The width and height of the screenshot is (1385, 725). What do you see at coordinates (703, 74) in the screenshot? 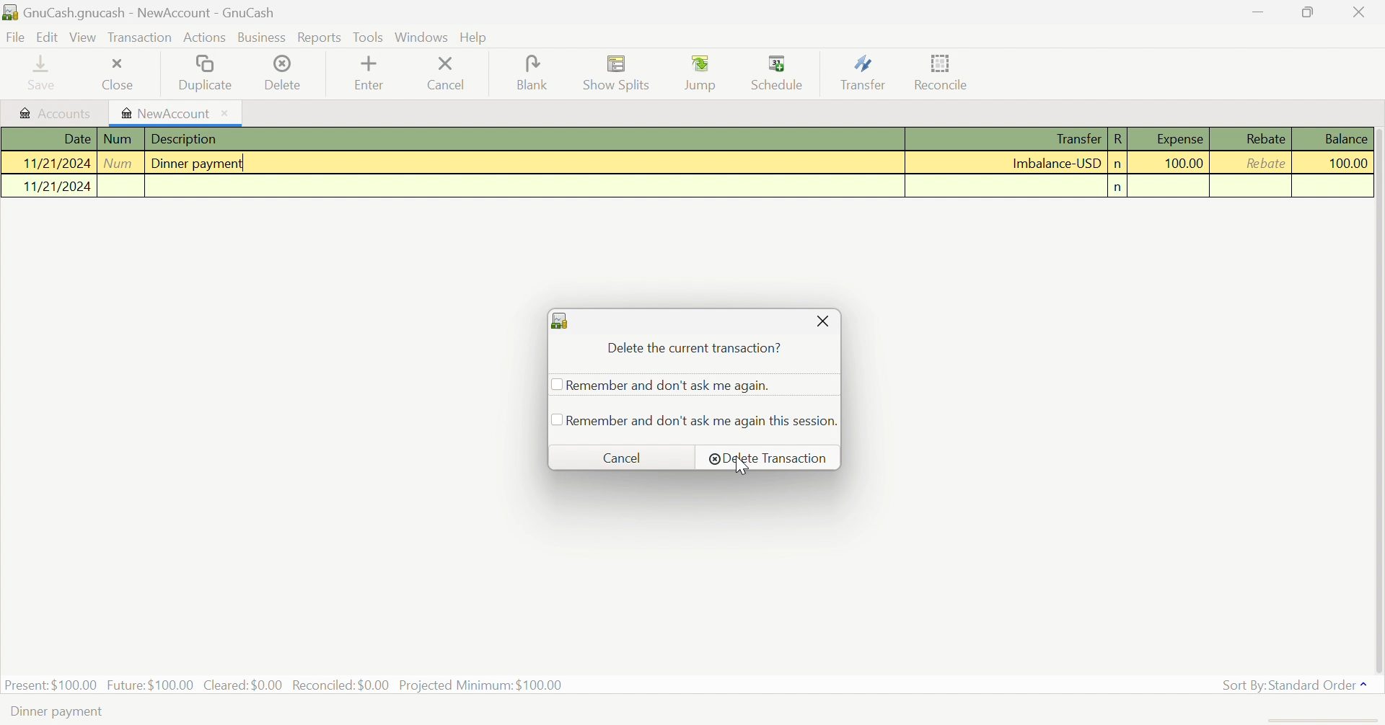
I see `Jump` at bounding box center [703, 74].